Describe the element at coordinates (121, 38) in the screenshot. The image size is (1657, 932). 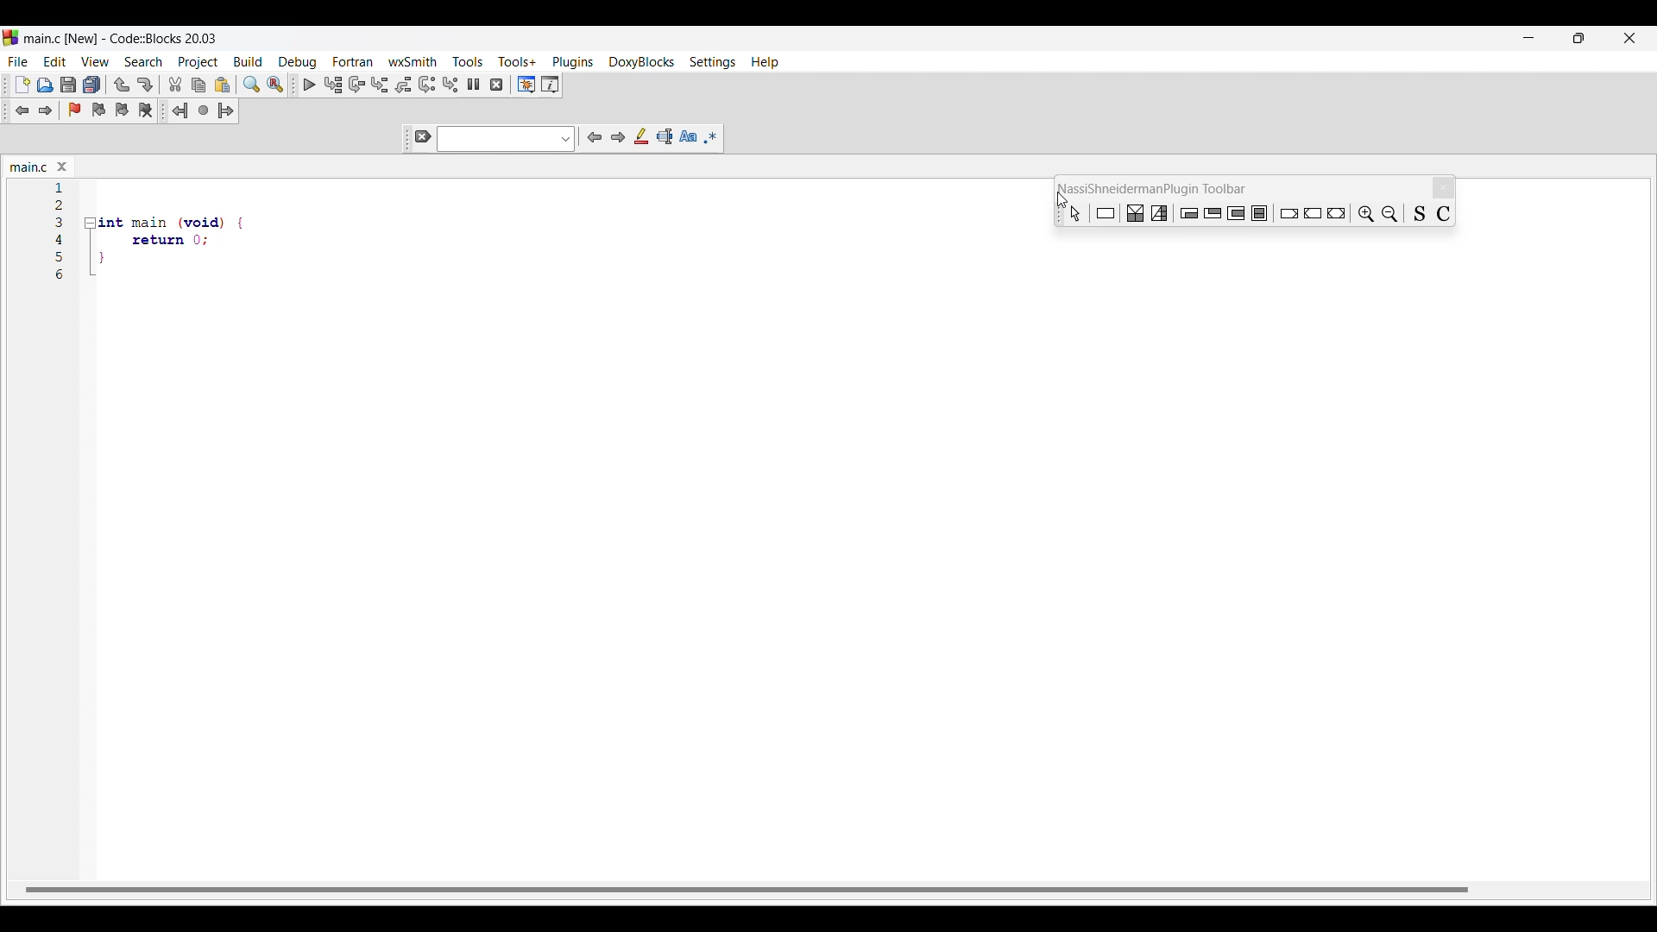
I see `Project name, software name and version` at that location.